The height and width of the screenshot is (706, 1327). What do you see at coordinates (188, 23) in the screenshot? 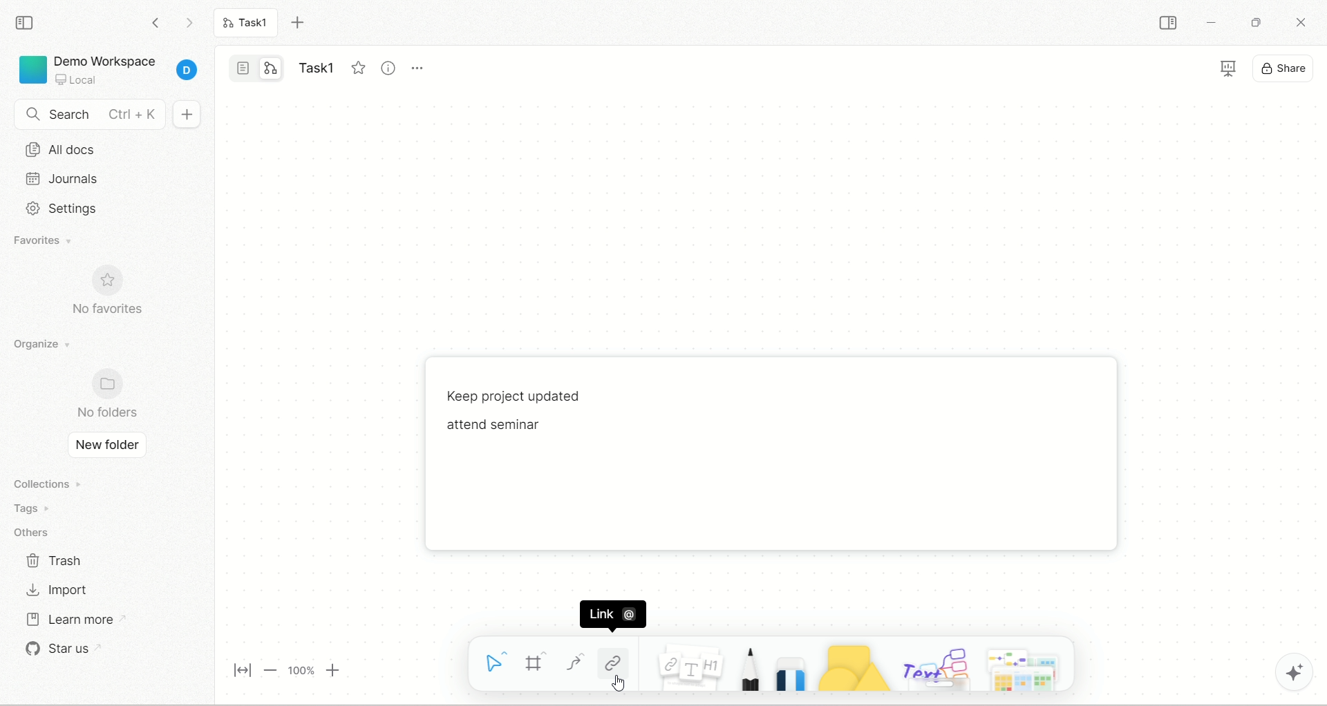
I see `go forward` at bounding box center [188, 23].